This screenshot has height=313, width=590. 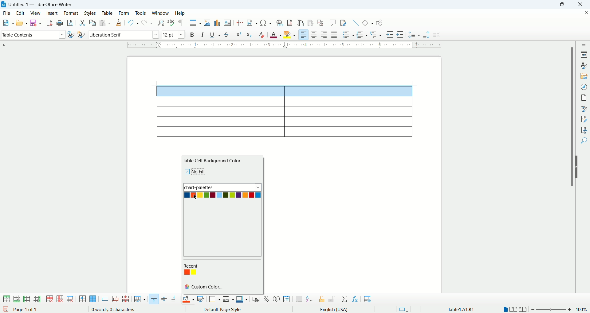 I want to click on insert cross references, so click(x=321, y=23).